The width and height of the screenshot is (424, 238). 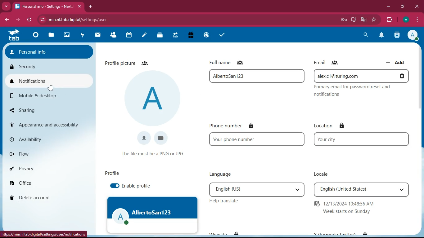 What do you see at coordinates (49, 97) in the screenshot?
I see `mobile` at bounding box center [49, 97].